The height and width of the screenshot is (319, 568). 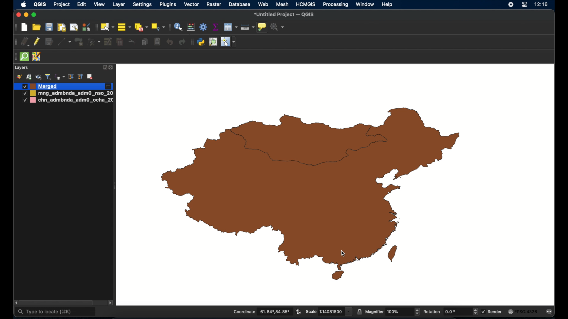 What do you see at coordinates (108, 42) in the screenshot?
I see `modify attributes` at bounding box center [108, 42].